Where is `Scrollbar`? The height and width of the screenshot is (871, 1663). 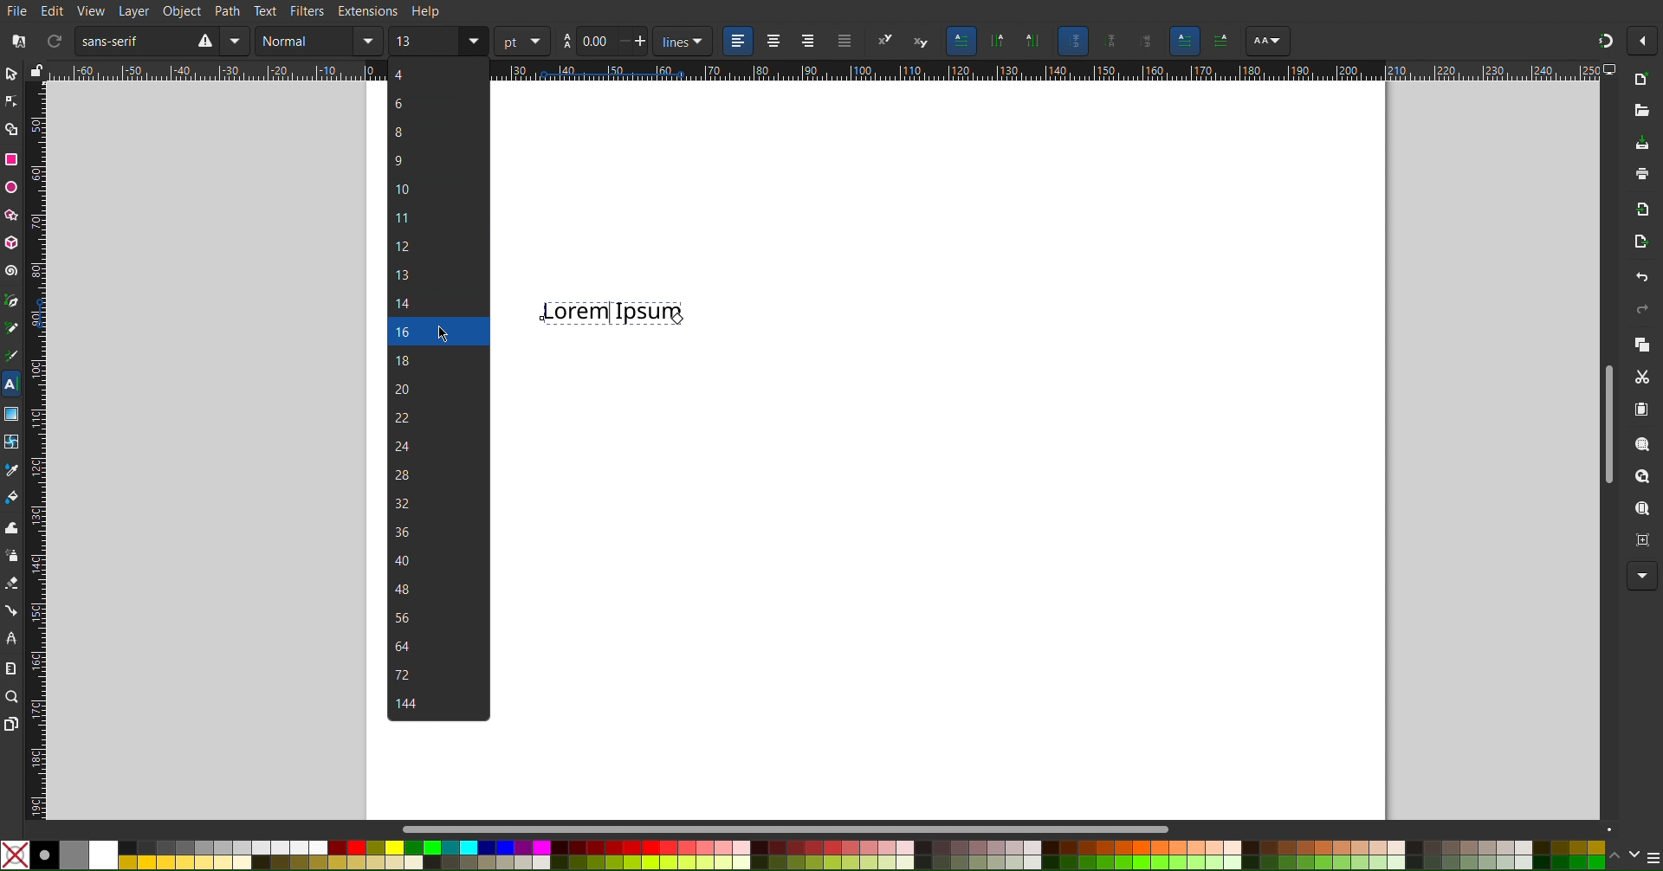
Scrollbar is located at coordinates (1009, 826).